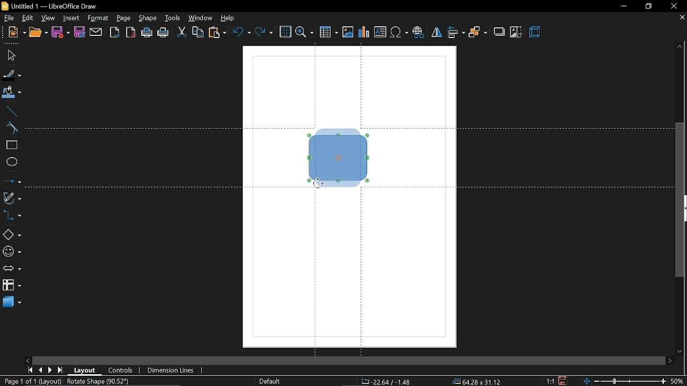  I want to click on window, so click(201, 18).